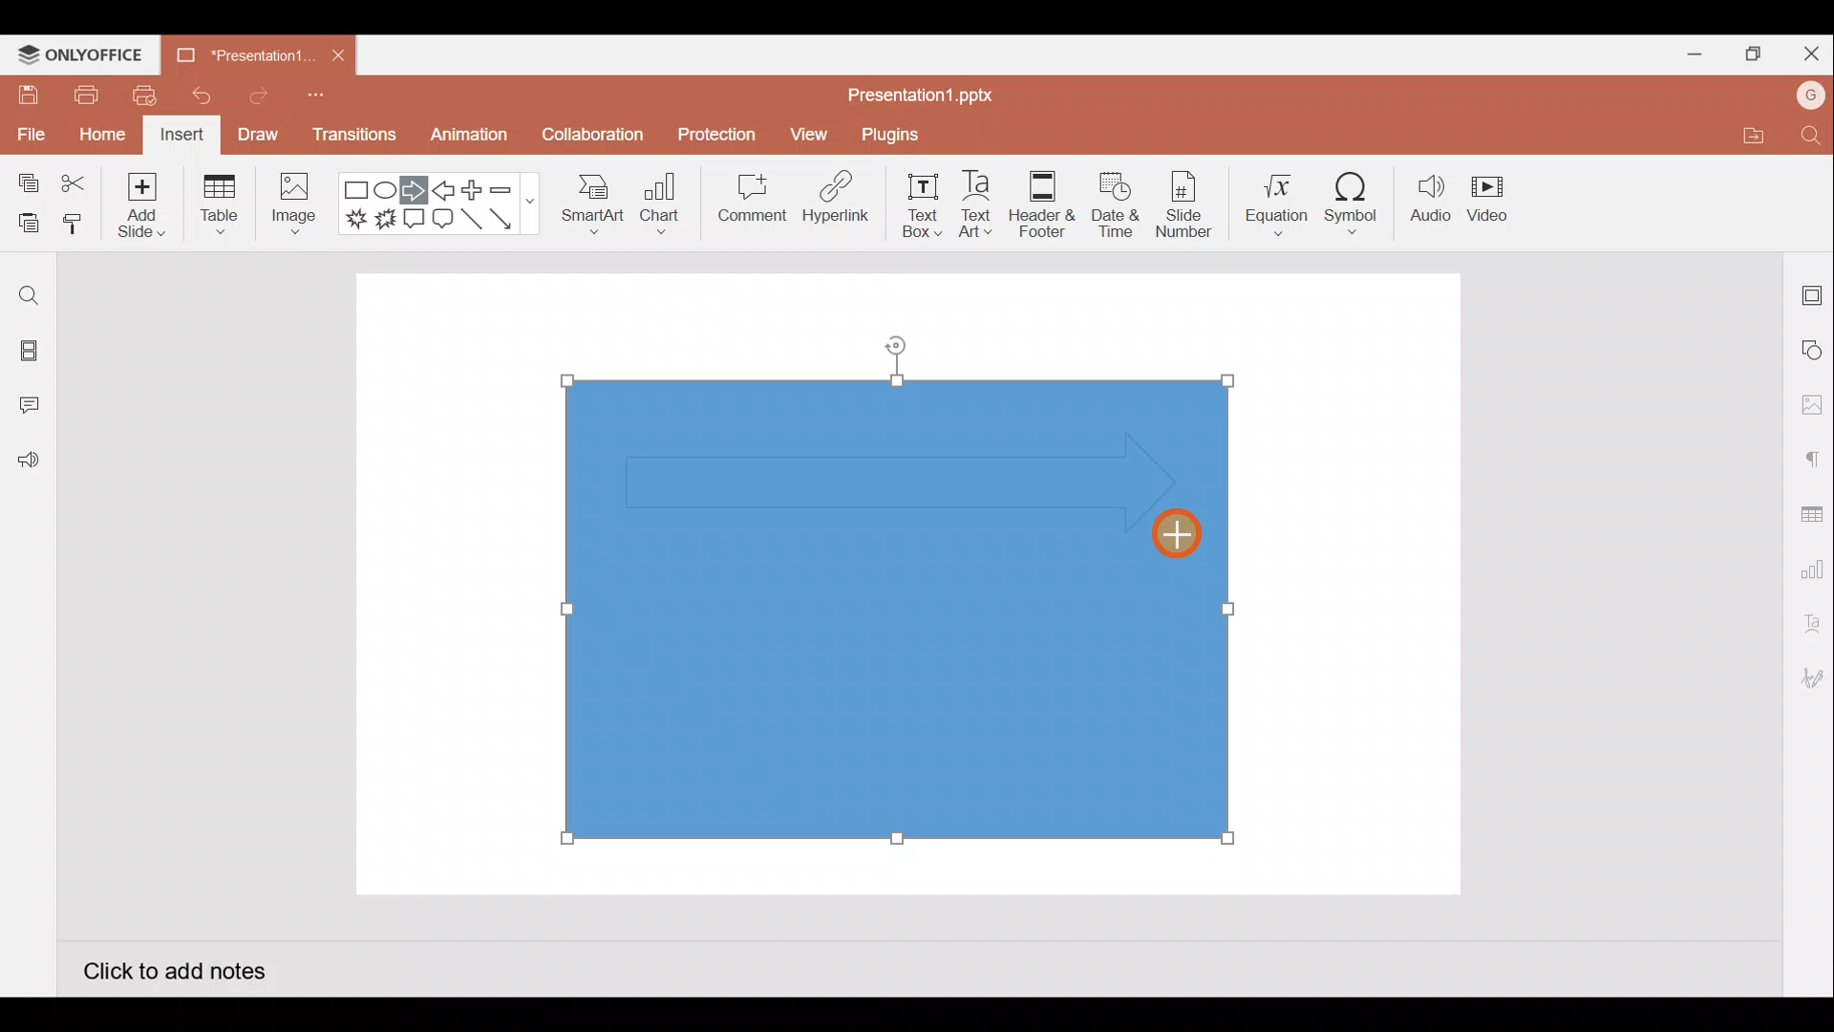 The image size is (1834, 1032). I want to click on Inserted arrow shape on rectangle, so click(902, 469).